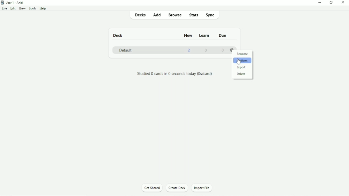  What do you see at coordinates (158, 15) in the screenshot?
I see `Add` at bounding box center [158, 15].